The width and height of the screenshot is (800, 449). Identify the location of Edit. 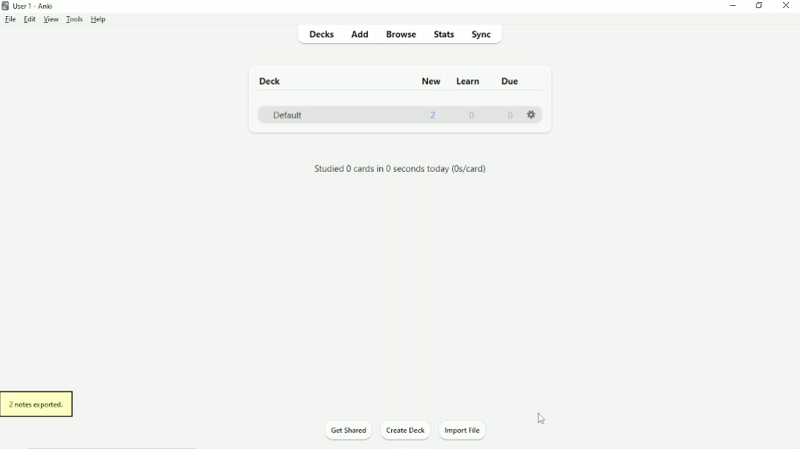
(29, 19).